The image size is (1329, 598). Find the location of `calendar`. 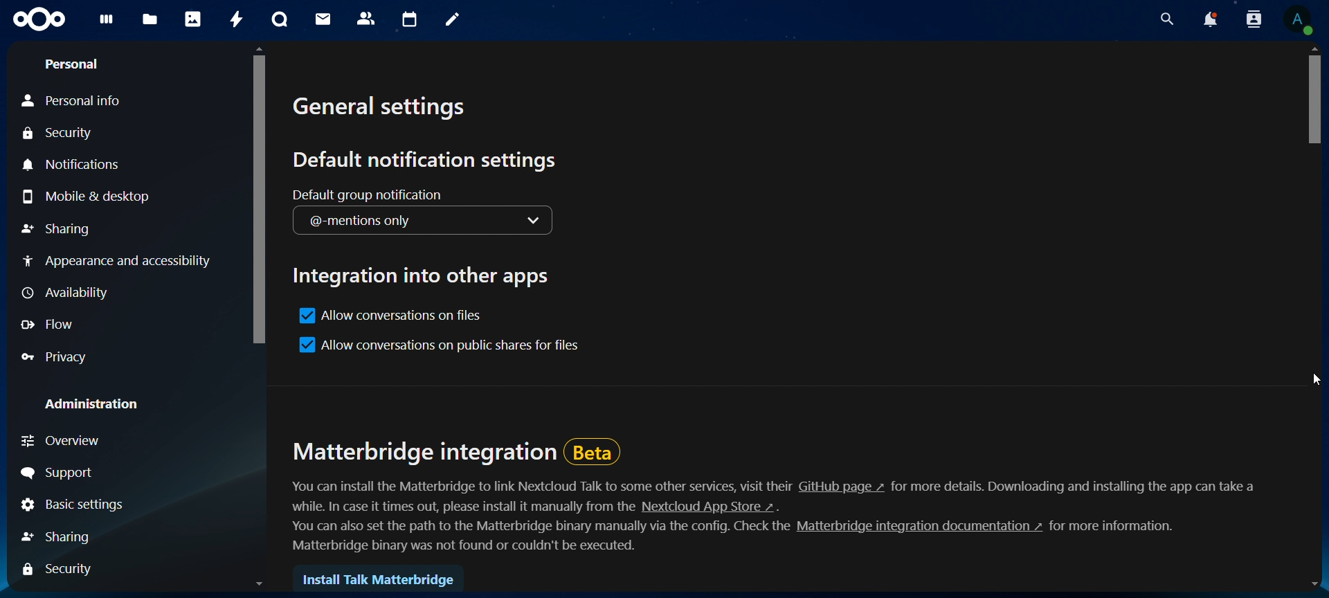

calendar is located at coordinates (410, 19).